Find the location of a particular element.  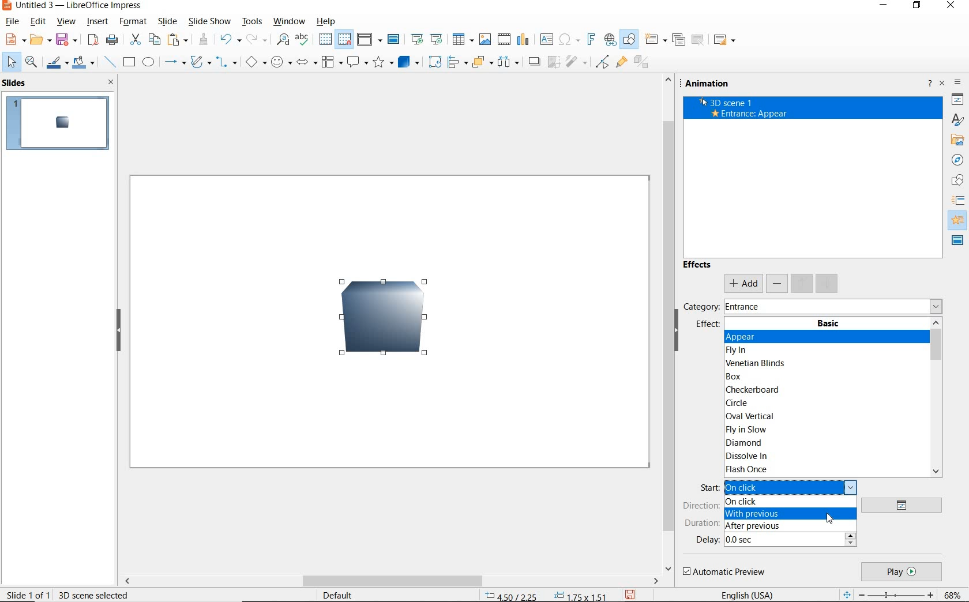

zoom factor is located at coordinates (953, 593).